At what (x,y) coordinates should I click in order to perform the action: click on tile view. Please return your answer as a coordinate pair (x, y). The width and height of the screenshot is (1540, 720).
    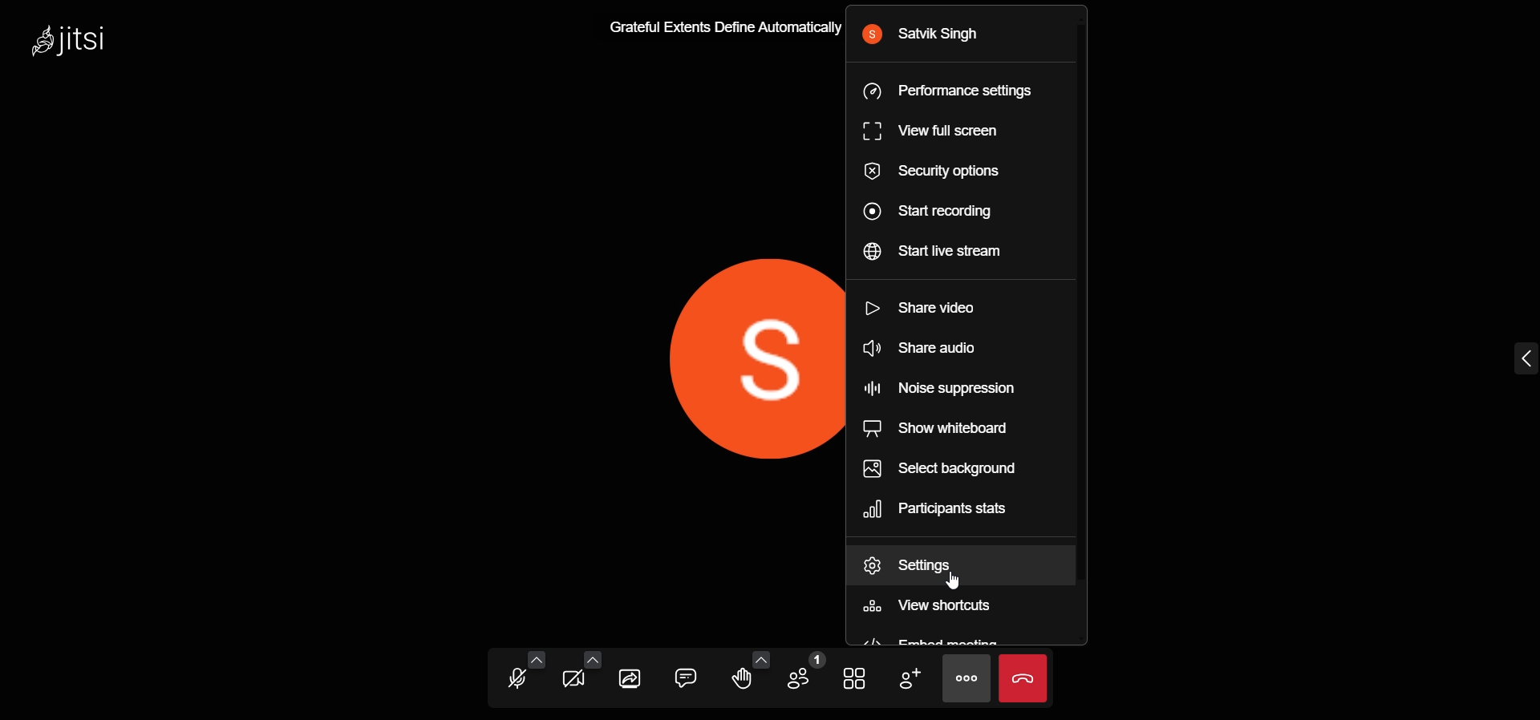
    Looking at the image, I should click on (855, 678).